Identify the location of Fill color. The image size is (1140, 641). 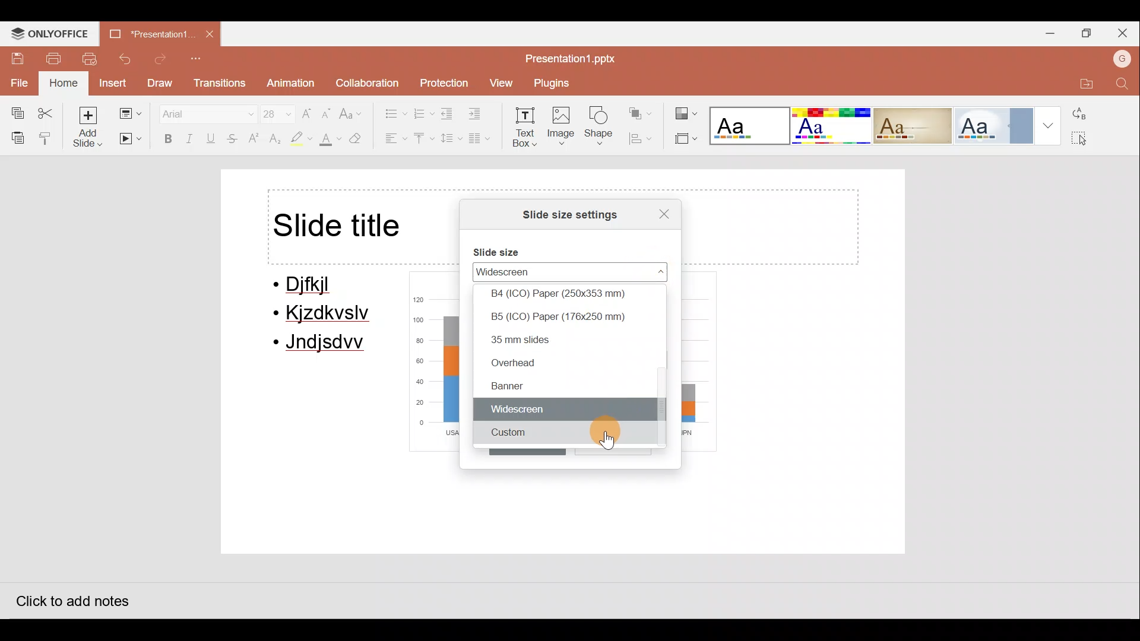
(328, 141).